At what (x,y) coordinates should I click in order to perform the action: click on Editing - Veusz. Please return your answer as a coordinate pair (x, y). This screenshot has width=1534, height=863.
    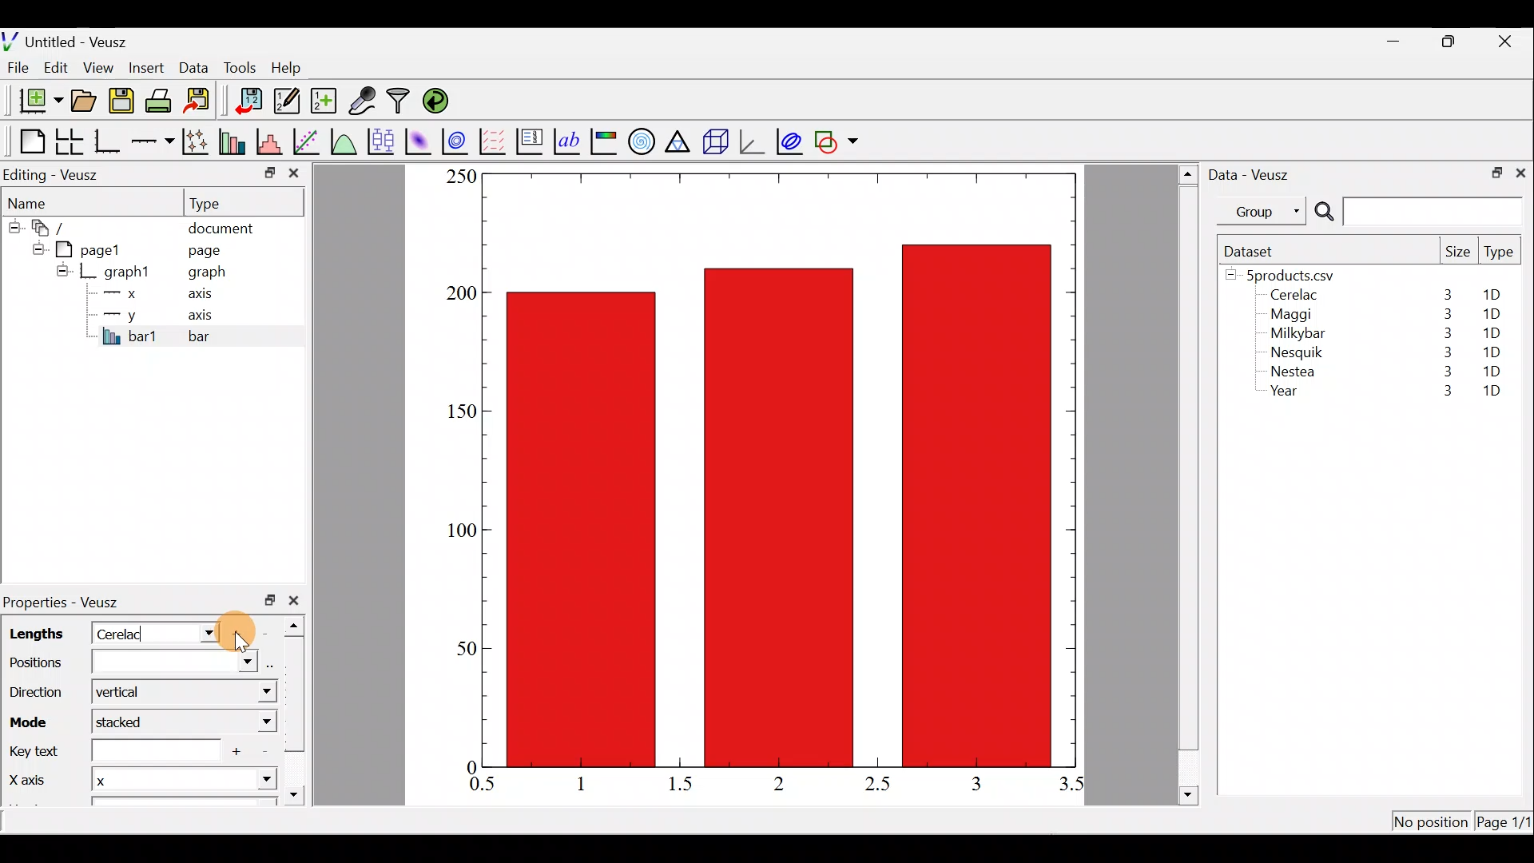
    Looking at the image, I should click on (54, 174).